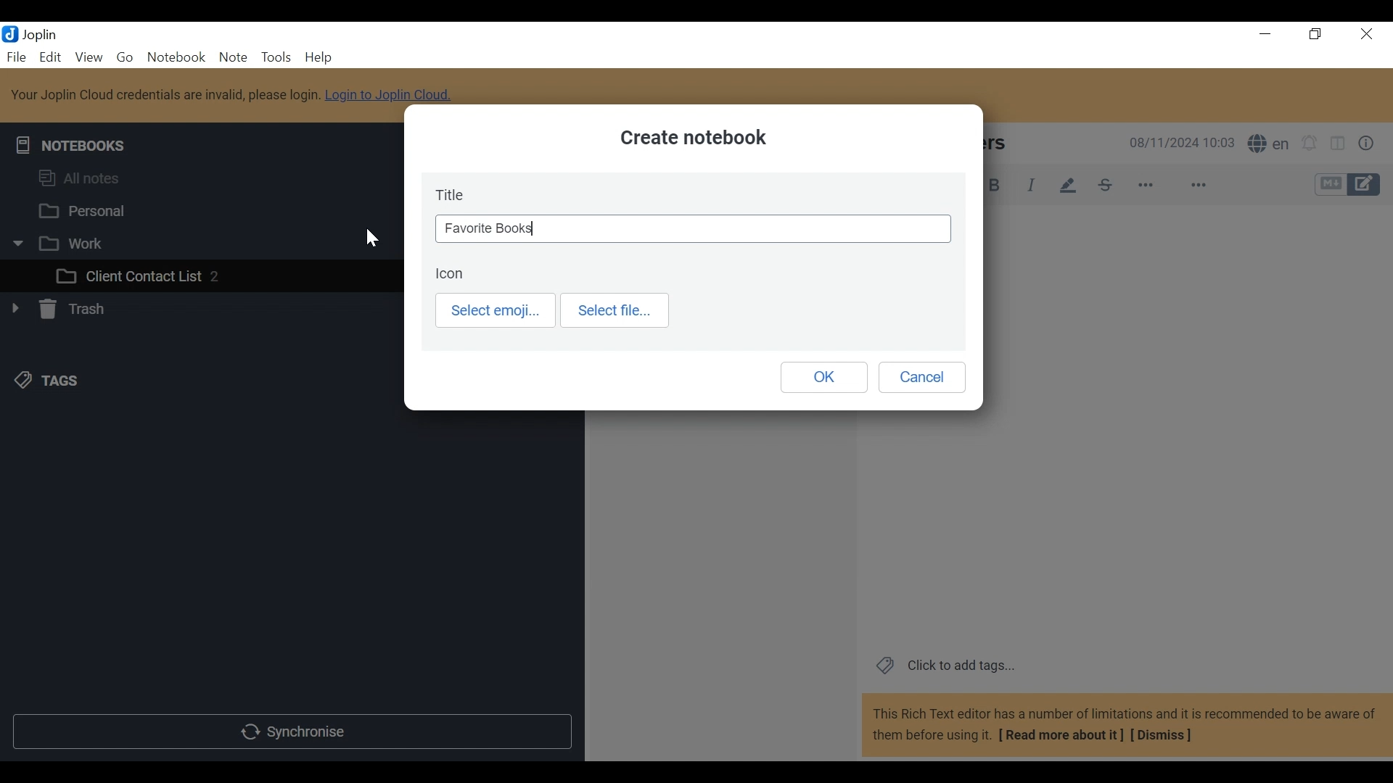  Describe the element at coordinates (85, 210) in the screenshot. I see `Personal` at that location.